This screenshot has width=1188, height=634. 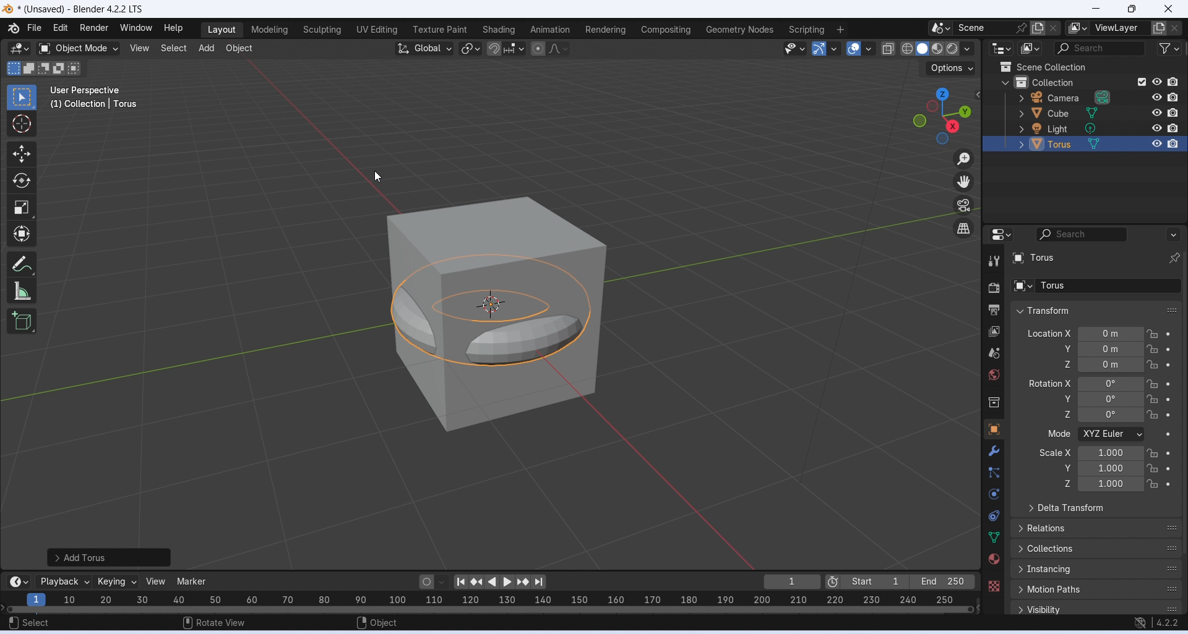 What do you see at coordinates (478, 581) in the screenshot?
I see `Jump to keyframe` at bounding box center [478, 581].